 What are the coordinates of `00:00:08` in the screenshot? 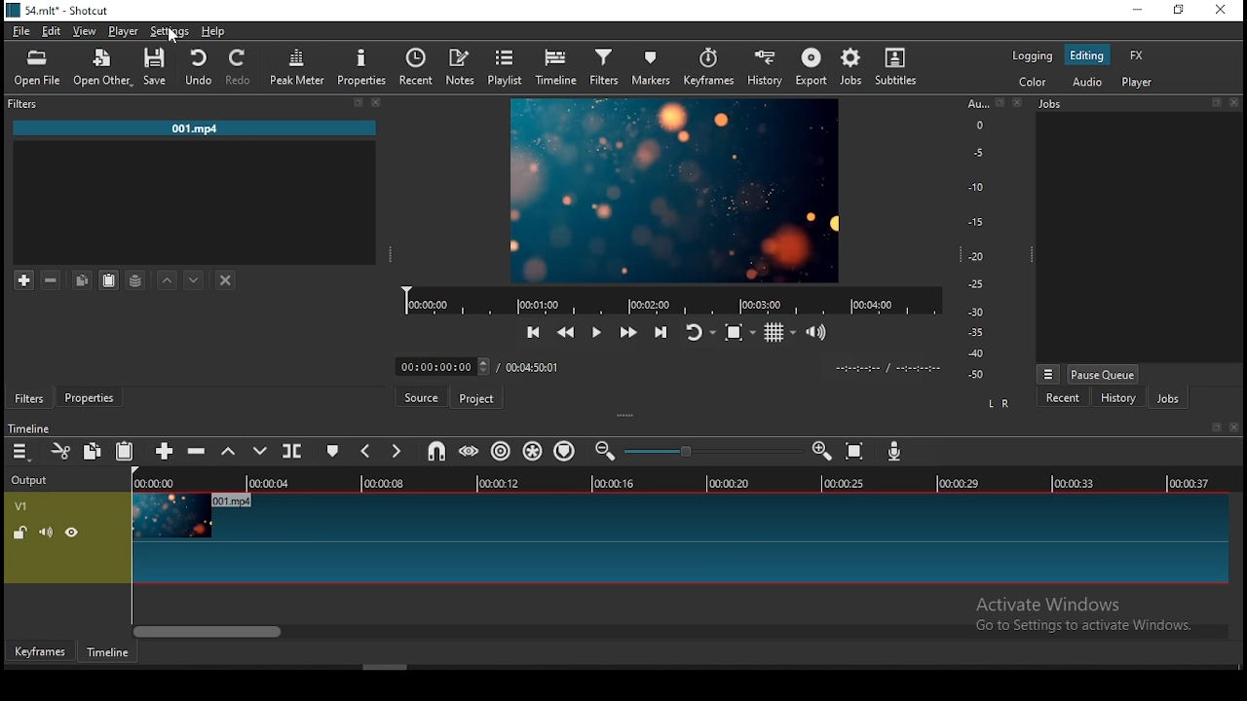 It's located at (392, 484).